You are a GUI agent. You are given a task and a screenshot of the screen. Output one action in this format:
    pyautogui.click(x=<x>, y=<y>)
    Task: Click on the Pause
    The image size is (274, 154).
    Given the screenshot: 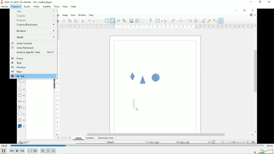 What is the action you would take?
    pyautogui.click(x=33, y=58)
    